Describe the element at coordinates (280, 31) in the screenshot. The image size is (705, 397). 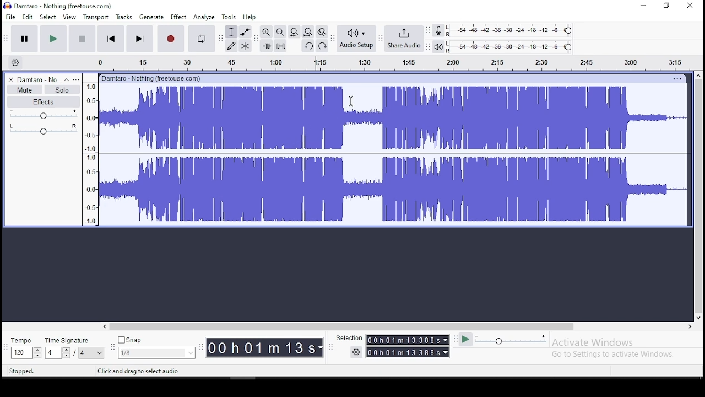
I see `zoom out` at that location.